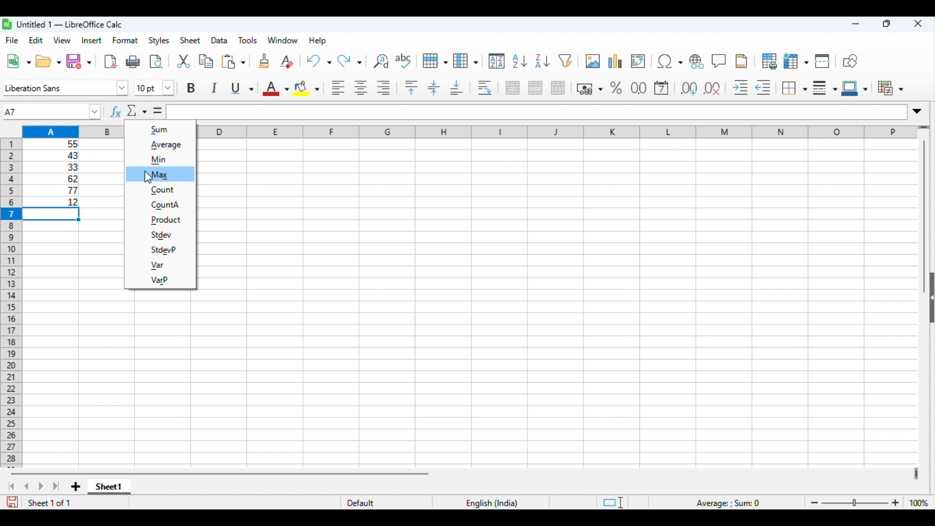  Describe the element at coordinates (243, 88) in the screenshot. I see `underline` at that location.